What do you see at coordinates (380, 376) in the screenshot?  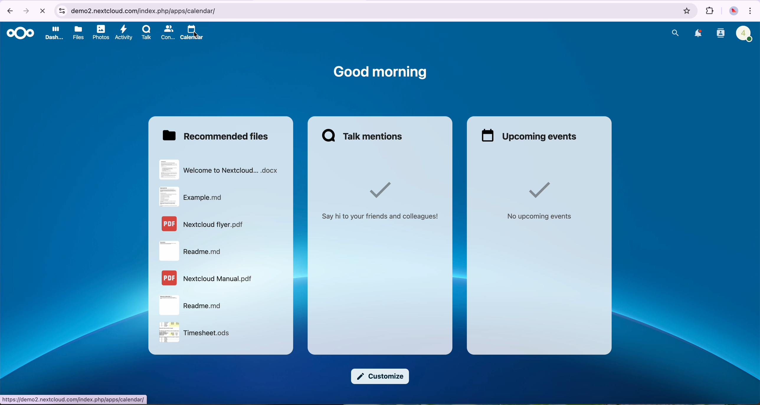 I see `customize` at bounding box center [380, 376].